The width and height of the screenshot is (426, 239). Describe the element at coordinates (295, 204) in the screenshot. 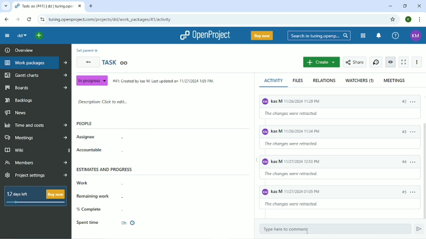

I see `The changes were retracted` at that location.